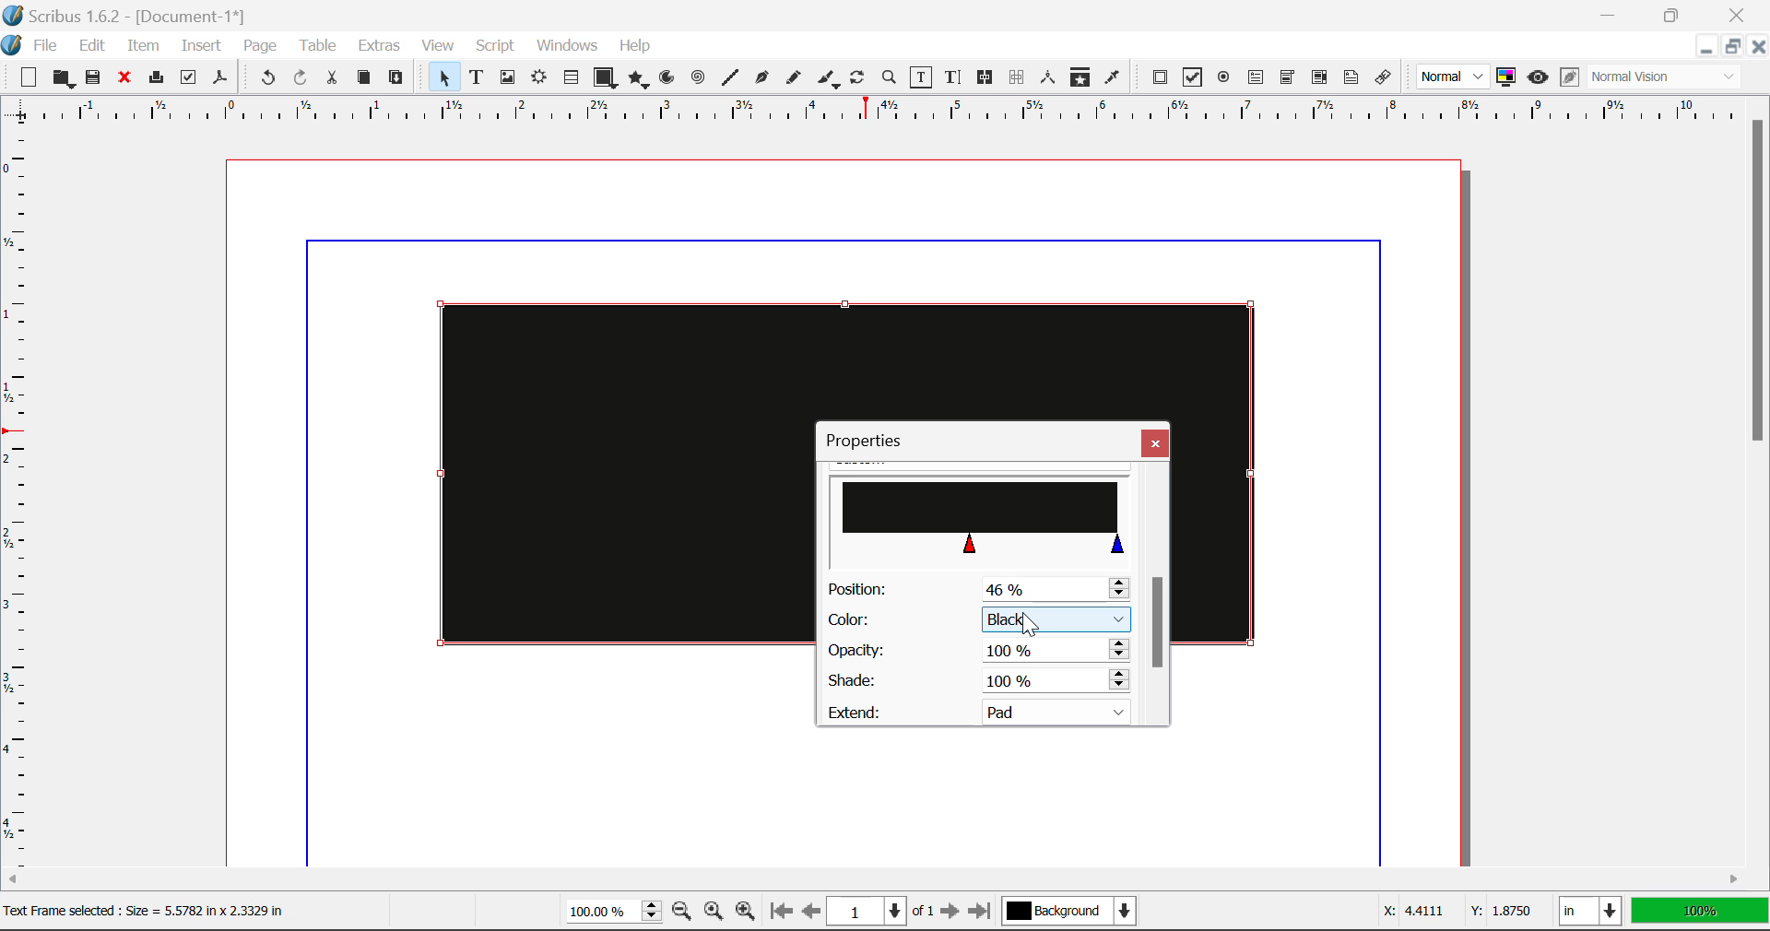 The height and width of the screenshot is (931, 1770). What do you see at coordinates (507, 80) in the screenshot?
I see `Image Frame` at bounding box center [507, 80].